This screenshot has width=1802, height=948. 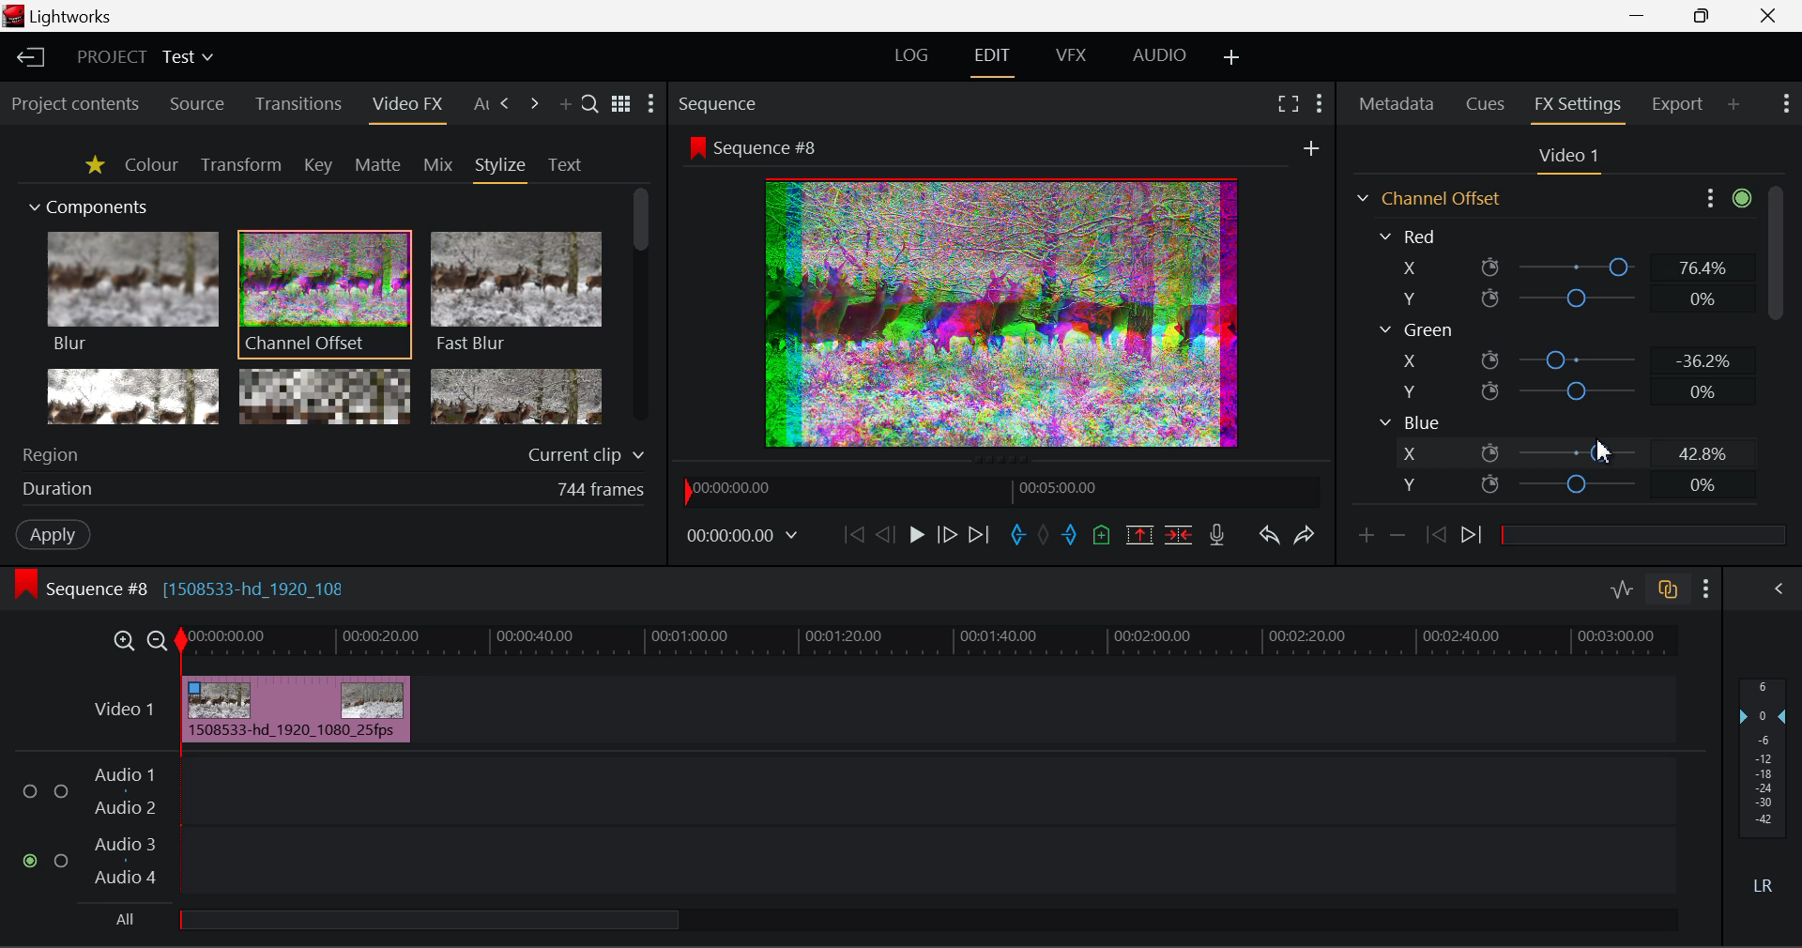 What do you see at coordinates (1002, 492) in the screenshot?
I see `Project Timeline Navigator` at bounding box center [1002, 492].